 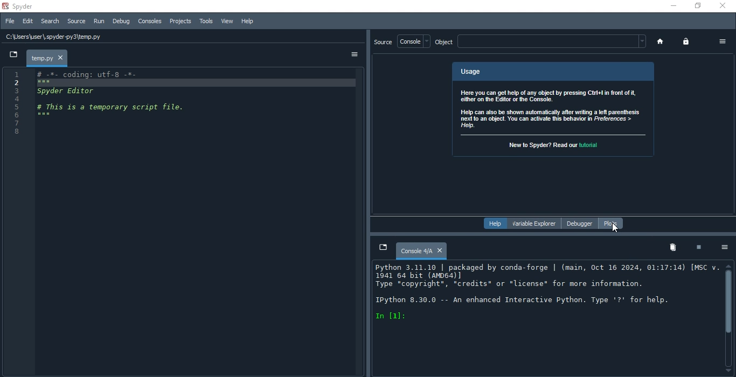 I want to click on lock, so click(x=686, y=41).